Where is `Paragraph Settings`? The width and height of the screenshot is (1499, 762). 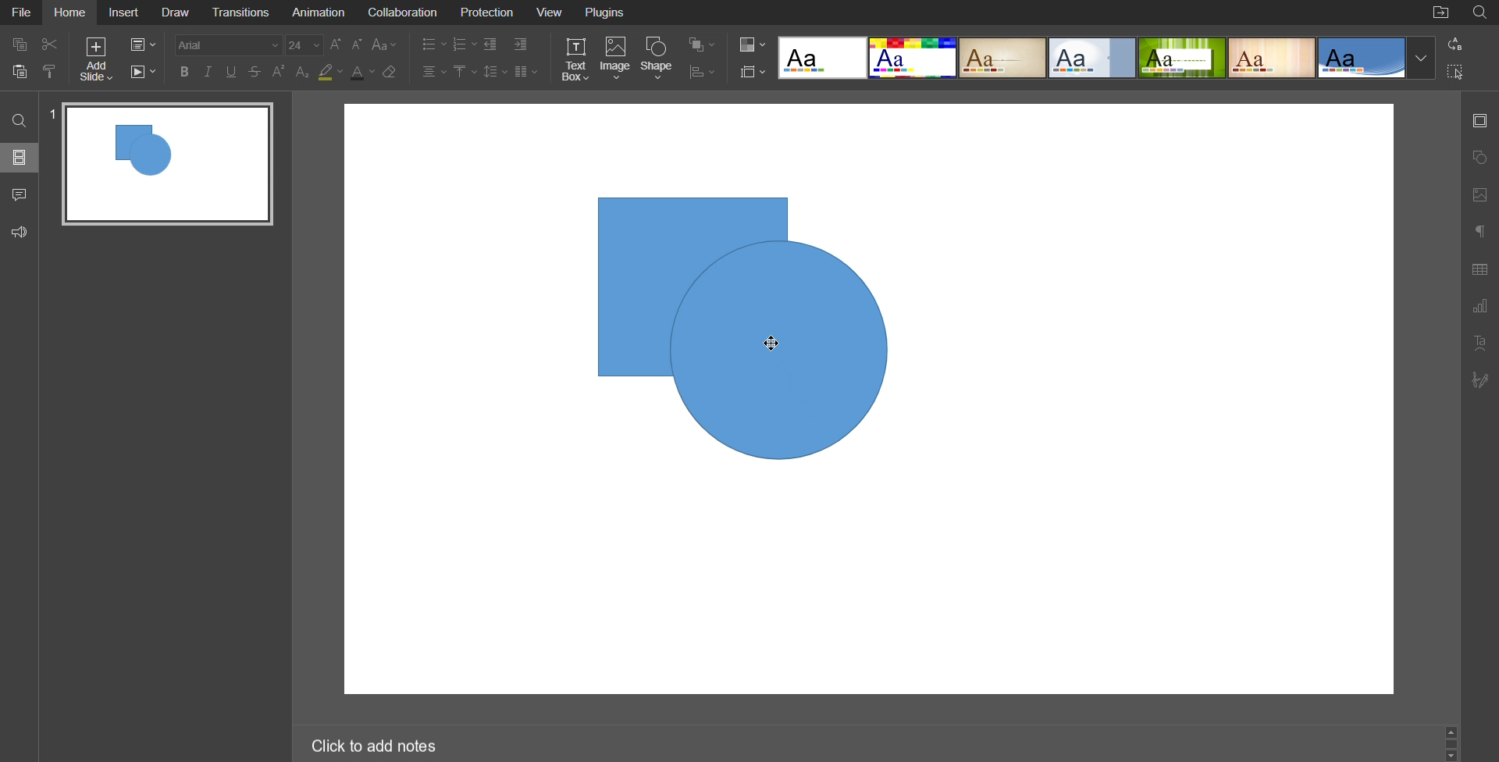
Paragraph Settings is located at coordinates (1479, 232).